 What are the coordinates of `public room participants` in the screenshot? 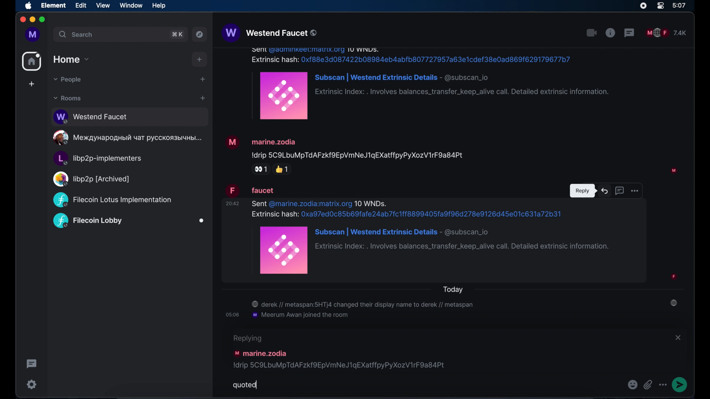 It's located at (666, 33).